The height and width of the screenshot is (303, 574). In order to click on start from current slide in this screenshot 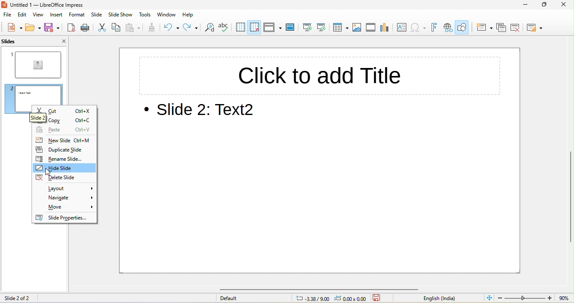, I will do `click(324, 27)`.